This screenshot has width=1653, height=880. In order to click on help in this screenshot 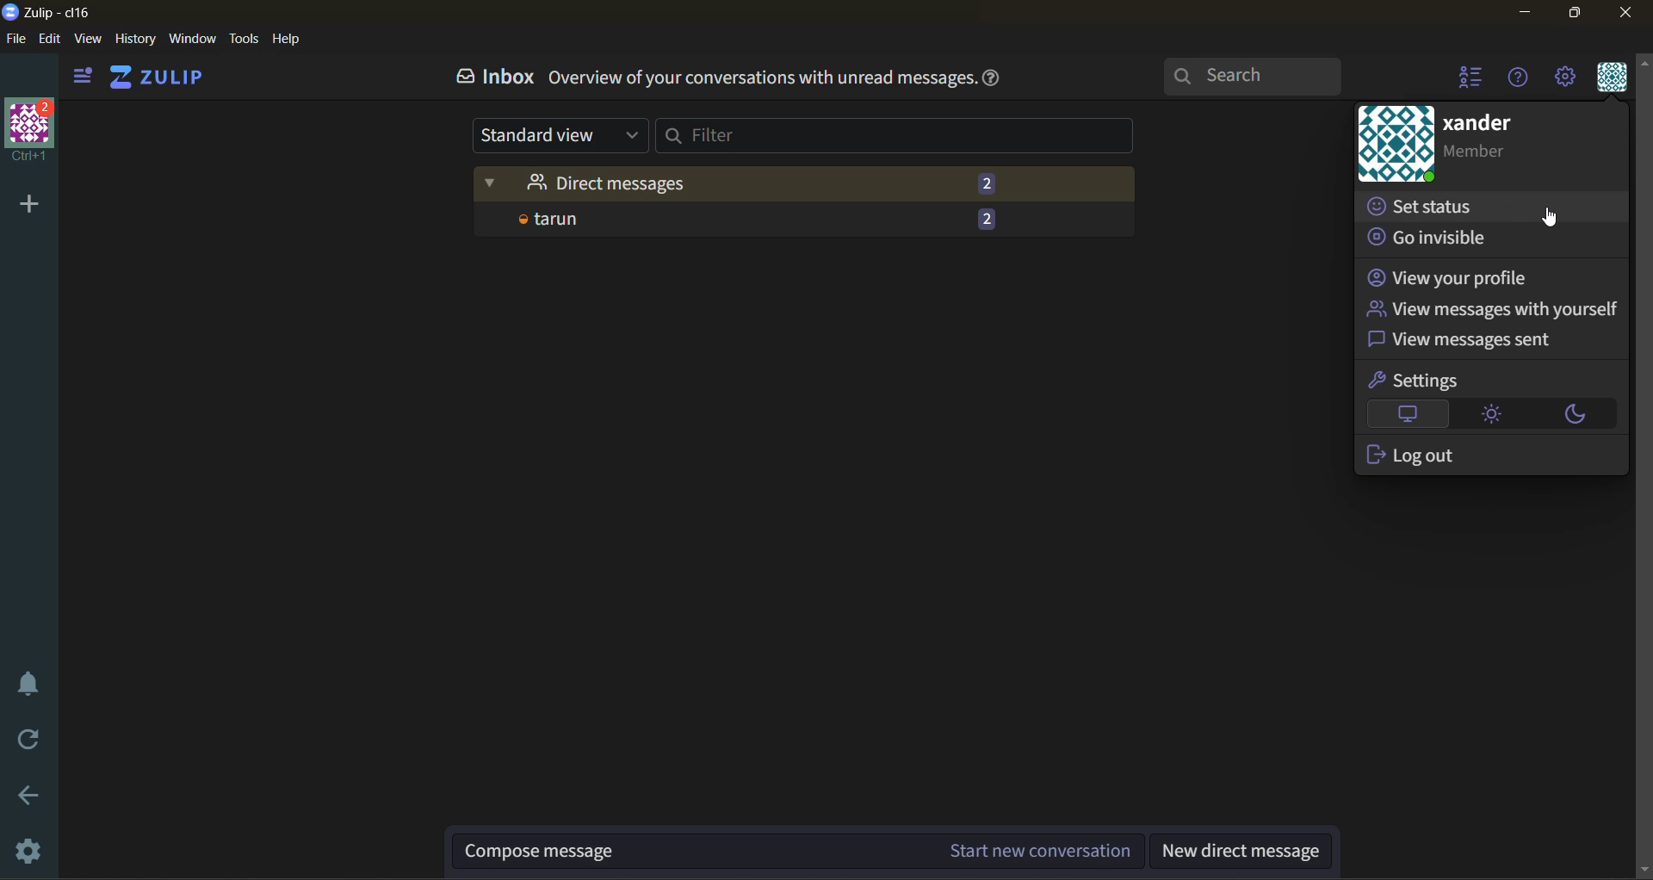, I will do `click(995, 77)`.